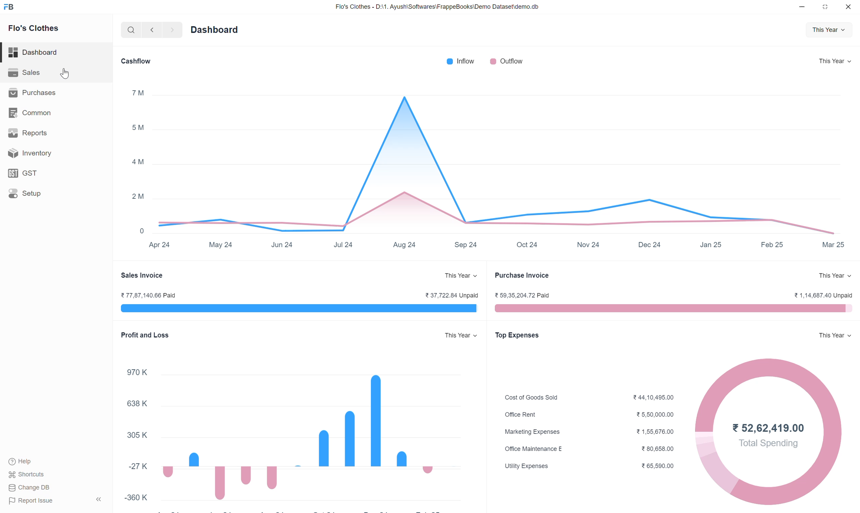 This screenshot has height=513, width=860. What do you see at coordinates (817, 295) in the screenshot?
I see `Rs. 1,14,687.40 Unpaid` at bounding box center [817, 295].